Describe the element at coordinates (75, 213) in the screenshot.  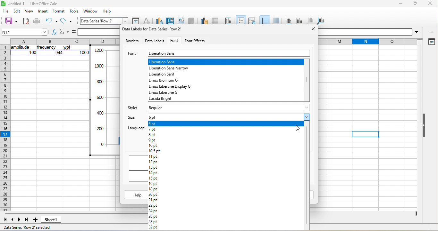
I see `horizontal scroll bar` at that location.